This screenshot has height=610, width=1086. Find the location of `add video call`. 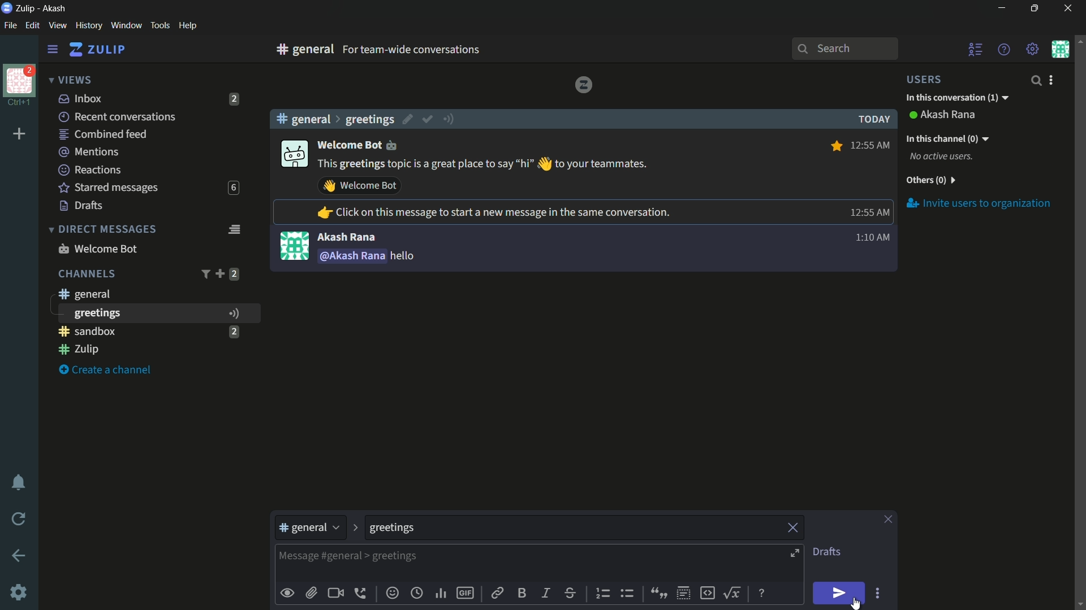

add video call is located at coordinates (335, 593).